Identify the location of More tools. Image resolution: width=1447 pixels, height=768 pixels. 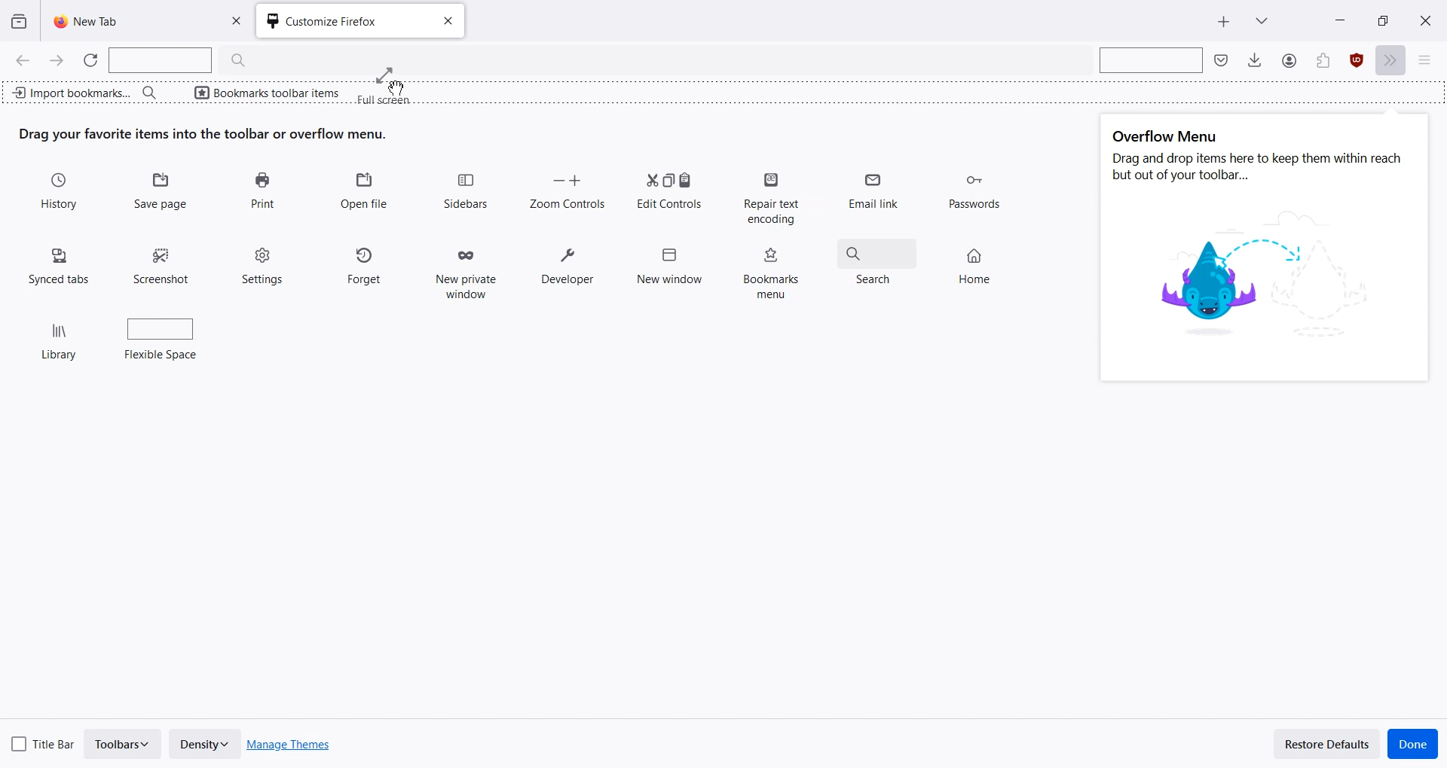
(1393, 61).